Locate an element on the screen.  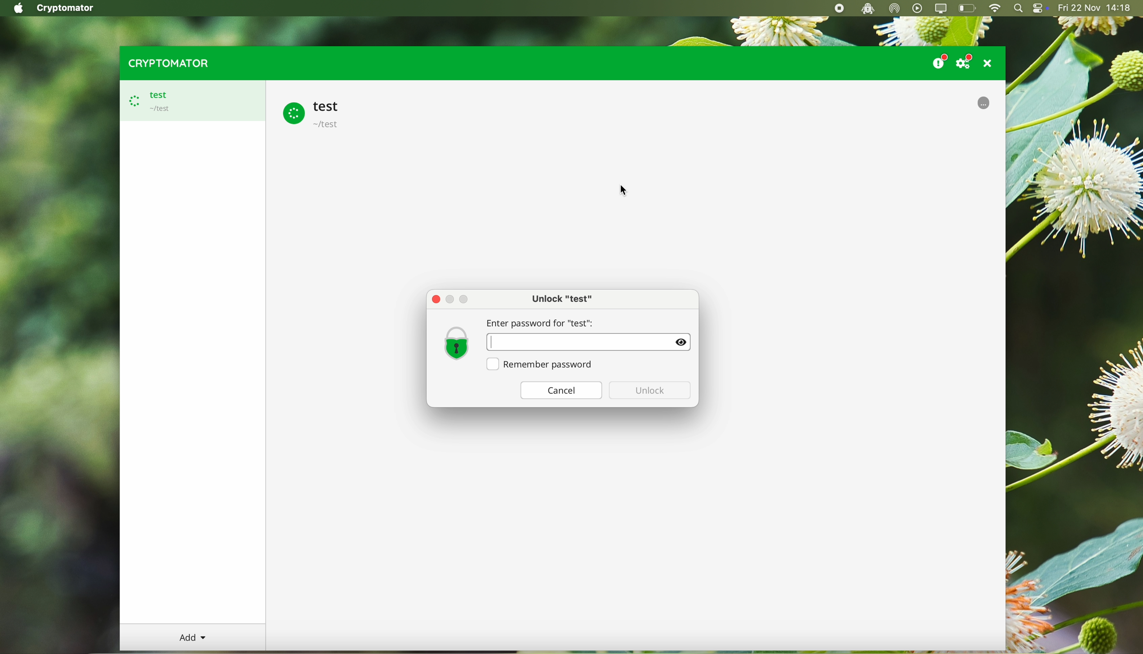
disable unlock button is located at coordinates (652, 391).